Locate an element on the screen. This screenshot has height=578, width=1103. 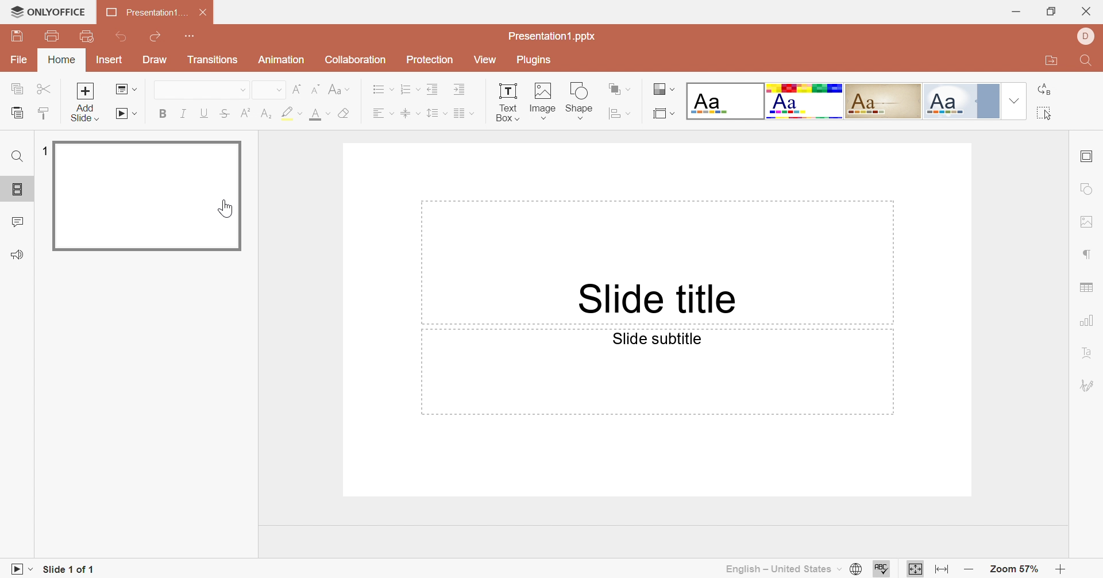
Signature settings is located at coordinates (1087, 387).